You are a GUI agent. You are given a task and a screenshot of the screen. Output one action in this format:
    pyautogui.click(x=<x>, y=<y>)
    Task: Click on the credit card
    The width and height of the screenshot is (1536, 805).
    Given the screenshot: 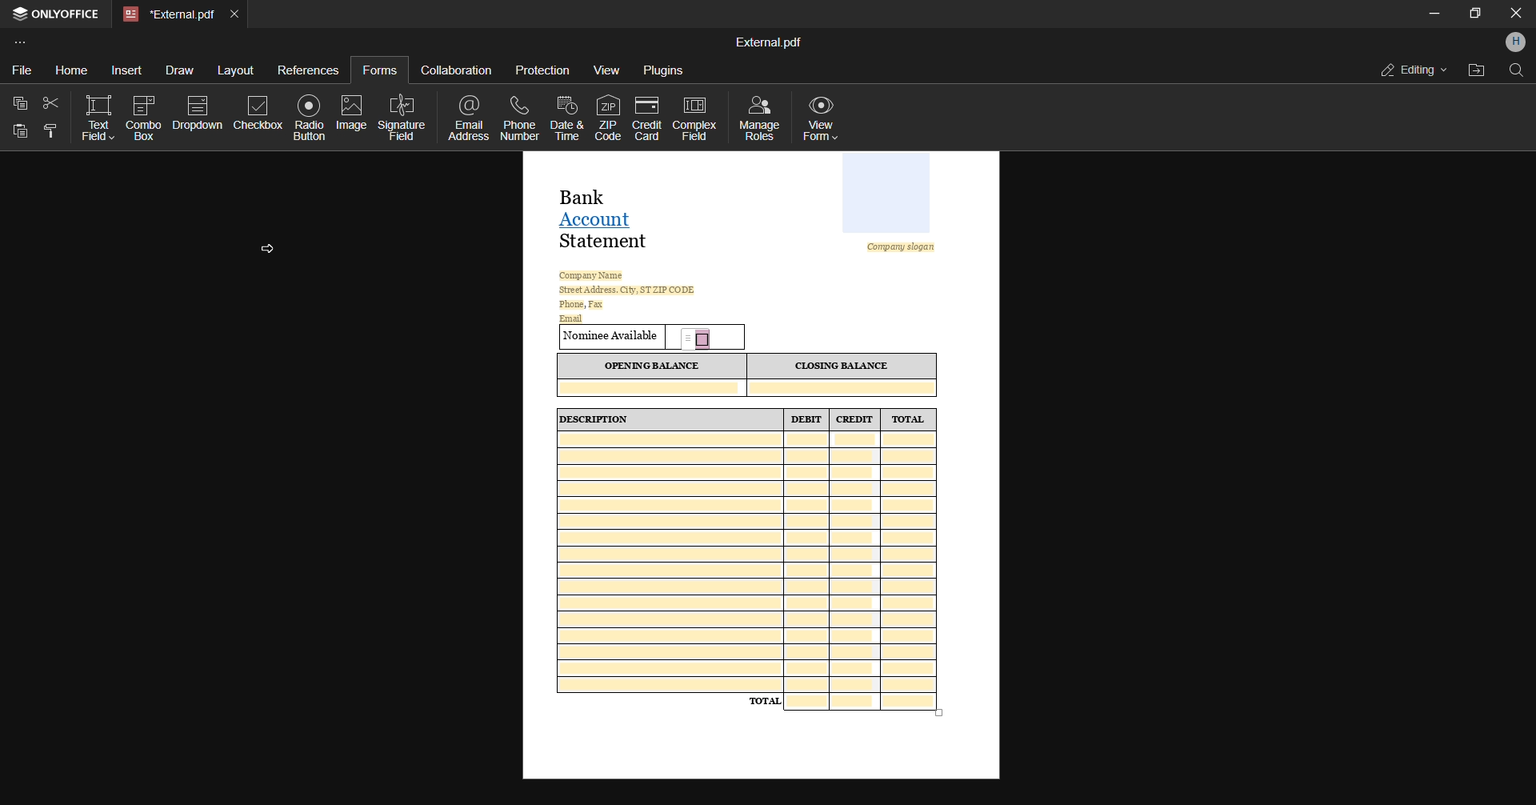 What is the action you would take?
    pyautogui.click(x=645, y=118)
    